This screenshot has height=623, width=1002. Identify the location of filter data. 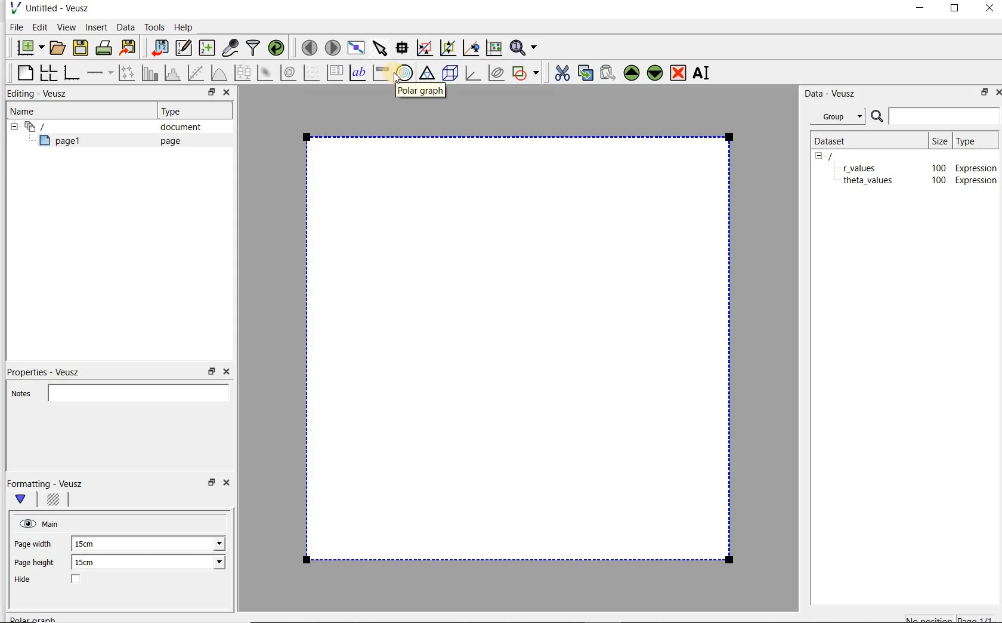
(253, 49).